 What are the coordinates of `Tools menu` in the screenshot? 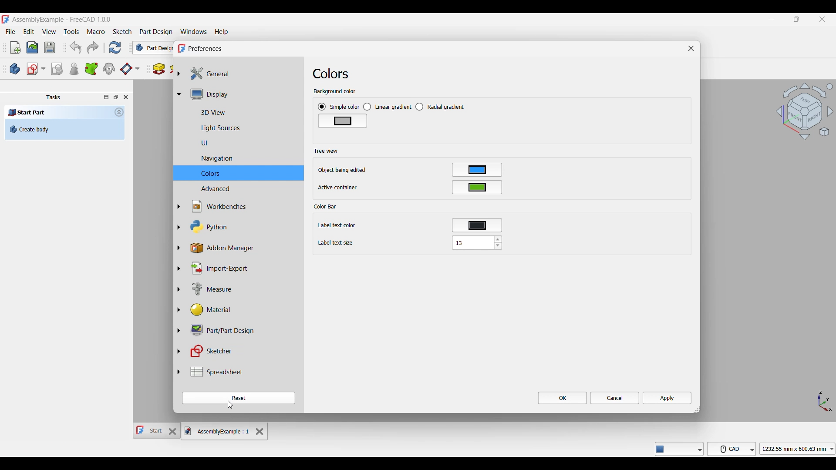 It's located at (71, 32).